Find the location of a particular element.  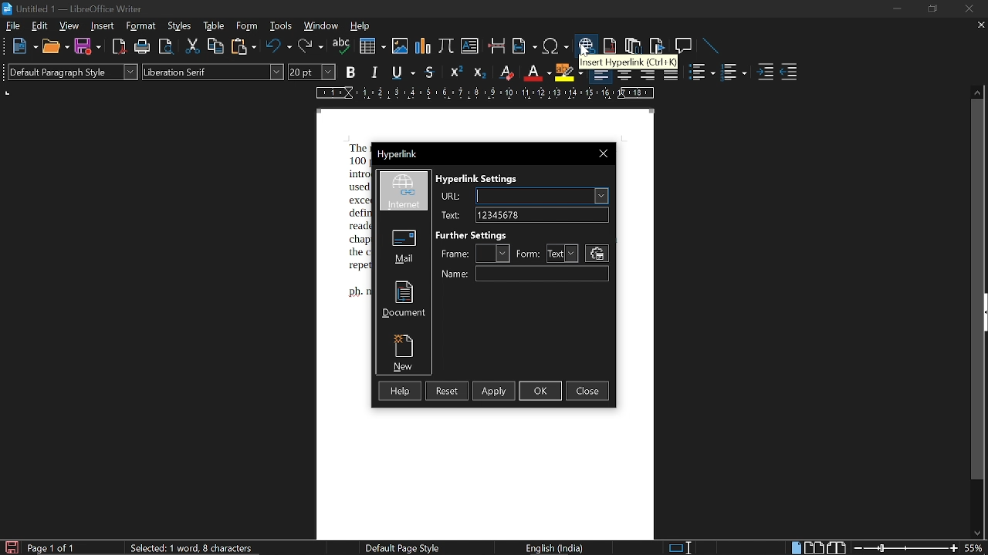

open is located at coordinates (56, 46).